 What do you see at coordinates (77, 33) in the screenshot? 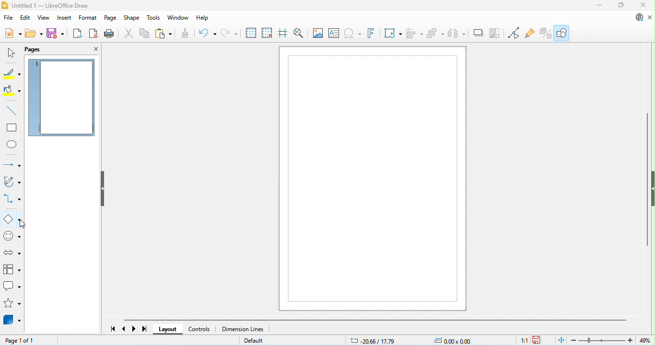
I see `export` at bounding box center [77, 33].